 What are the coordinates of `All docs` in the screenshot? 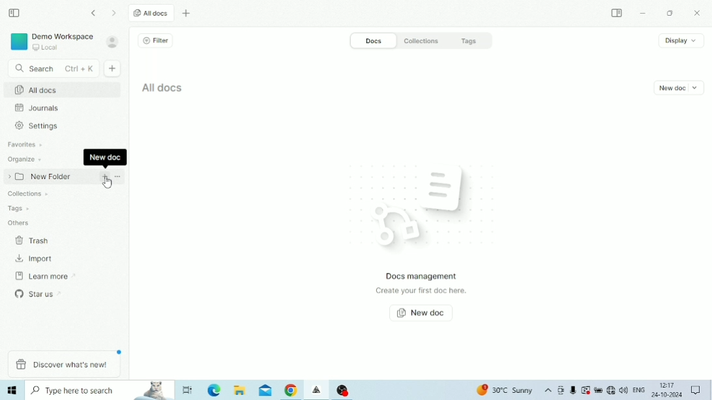 It's located at (152, 13).